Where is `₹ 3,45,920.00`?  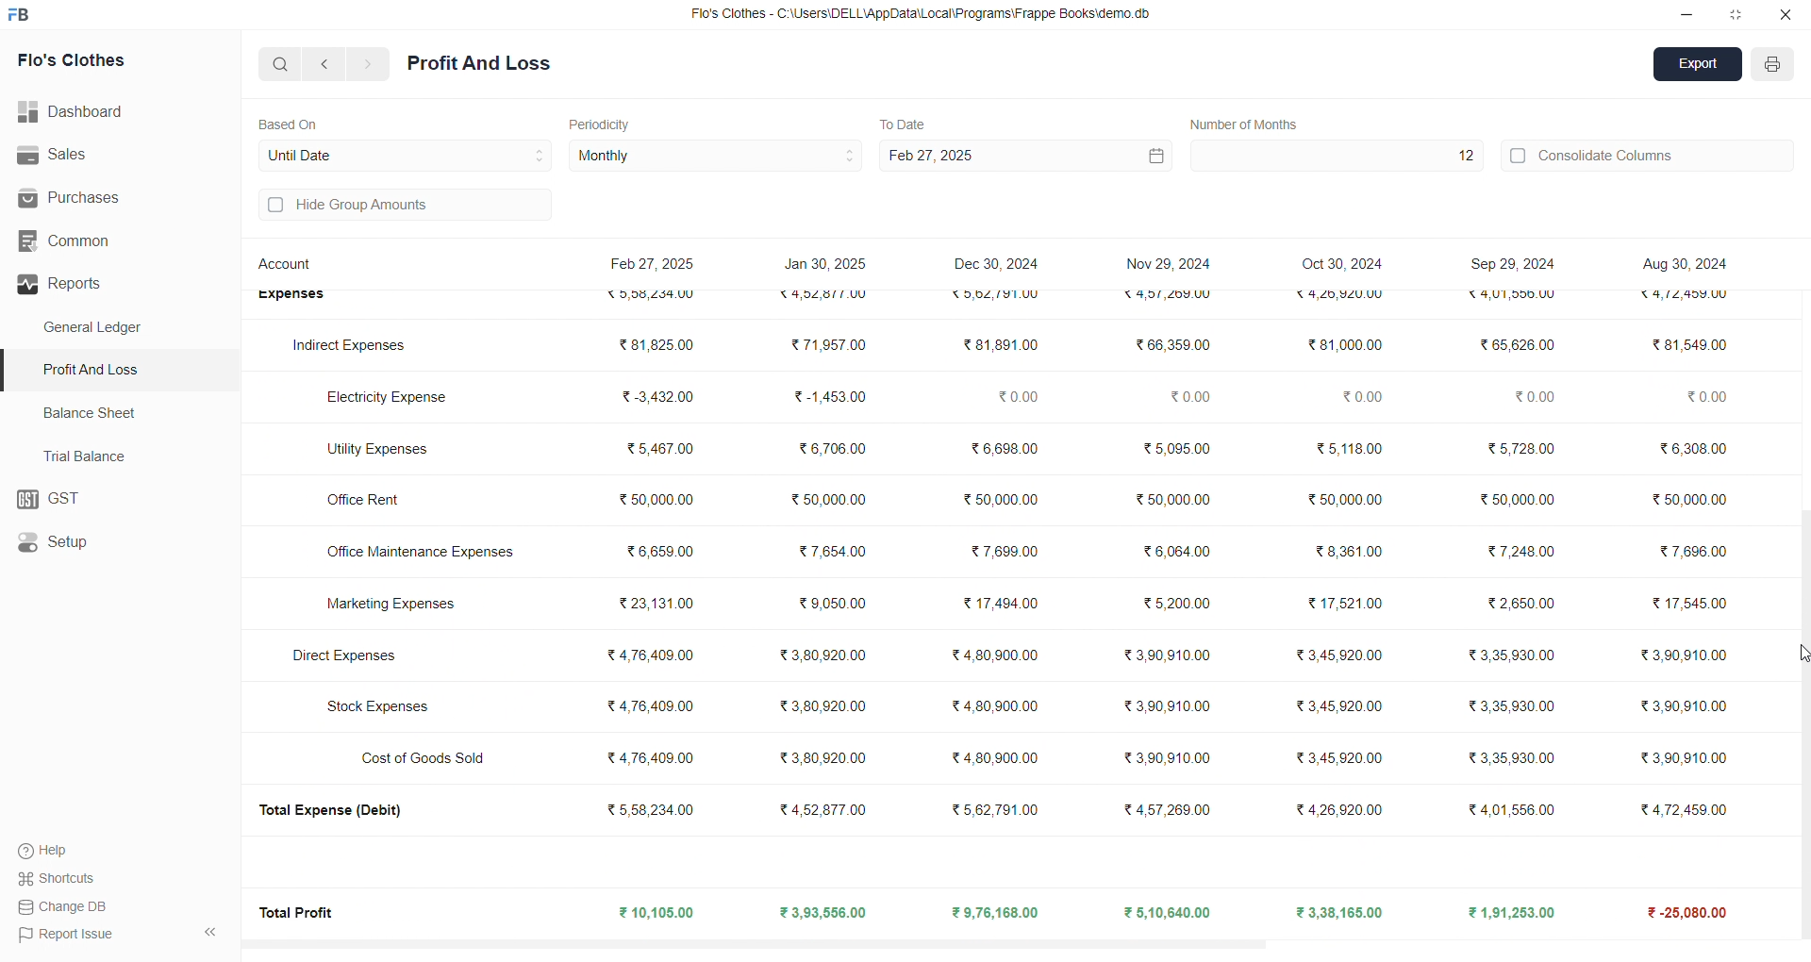 ₹ 3,45,920.00 is located at coordinates (1343, 655).